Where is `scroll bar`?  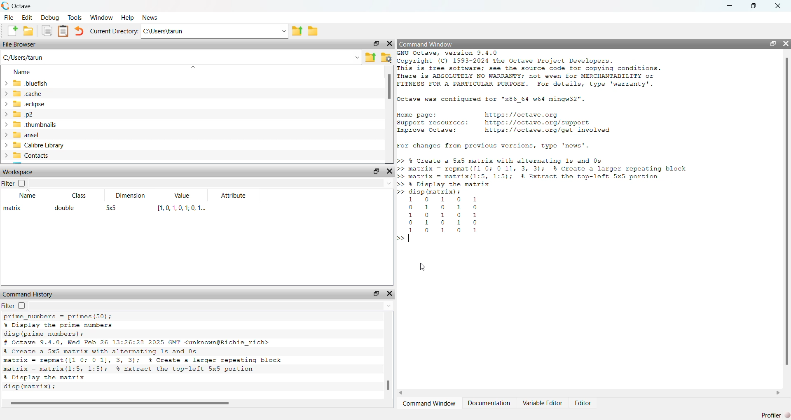 scroll bar is located at coordinates (120, 404).